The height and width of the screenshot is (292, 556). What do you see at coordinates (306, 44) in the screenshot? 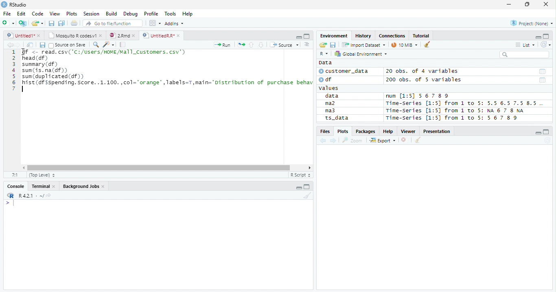
I see `Show document outline` at bounding box center [306, 44].